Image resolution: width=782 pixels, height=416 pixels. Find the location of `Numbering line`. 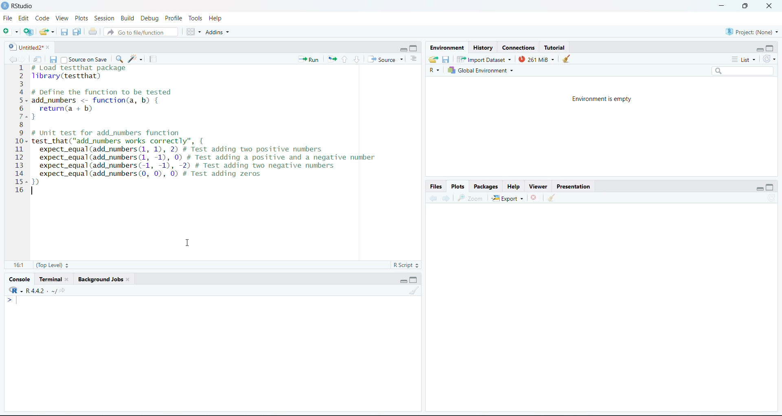

Numbering line is located at coordinates (20, 130).